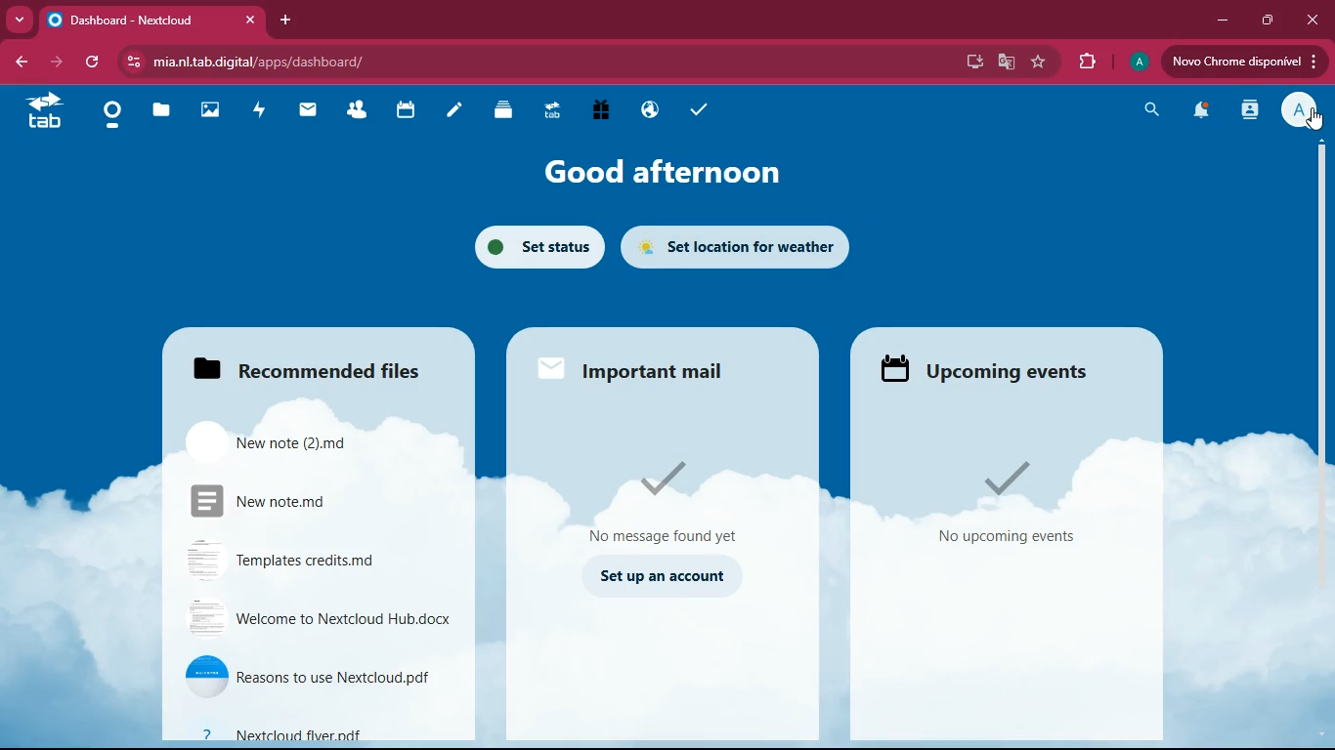 This screenshot has height=750, width=1335. Describe the element at coordinates (1040, 62) in the screenshot. I see `favorite` at that location.